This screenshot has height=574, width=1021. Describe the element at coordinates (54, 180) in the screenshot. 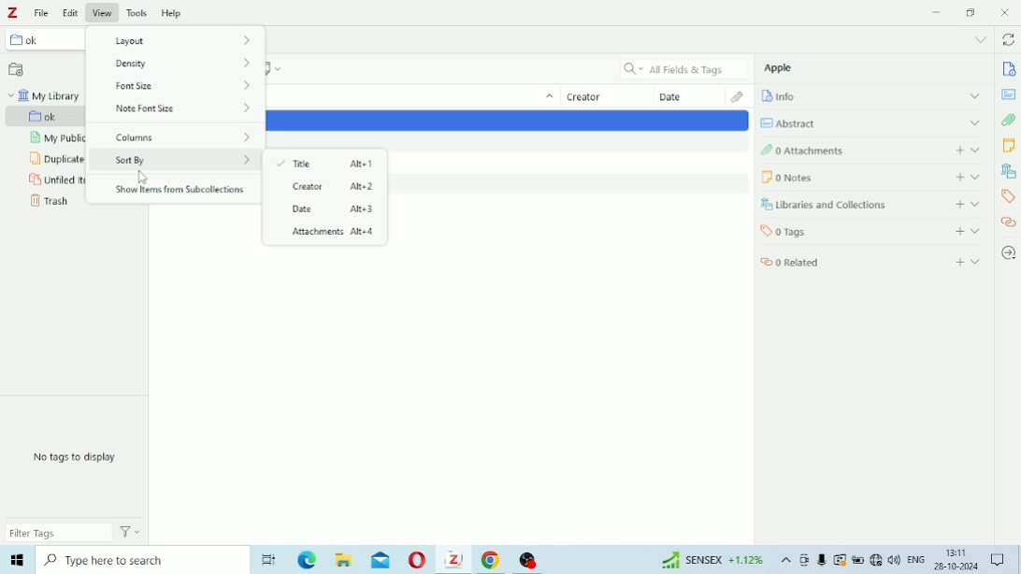

I see `Unfiled items.` at that location.